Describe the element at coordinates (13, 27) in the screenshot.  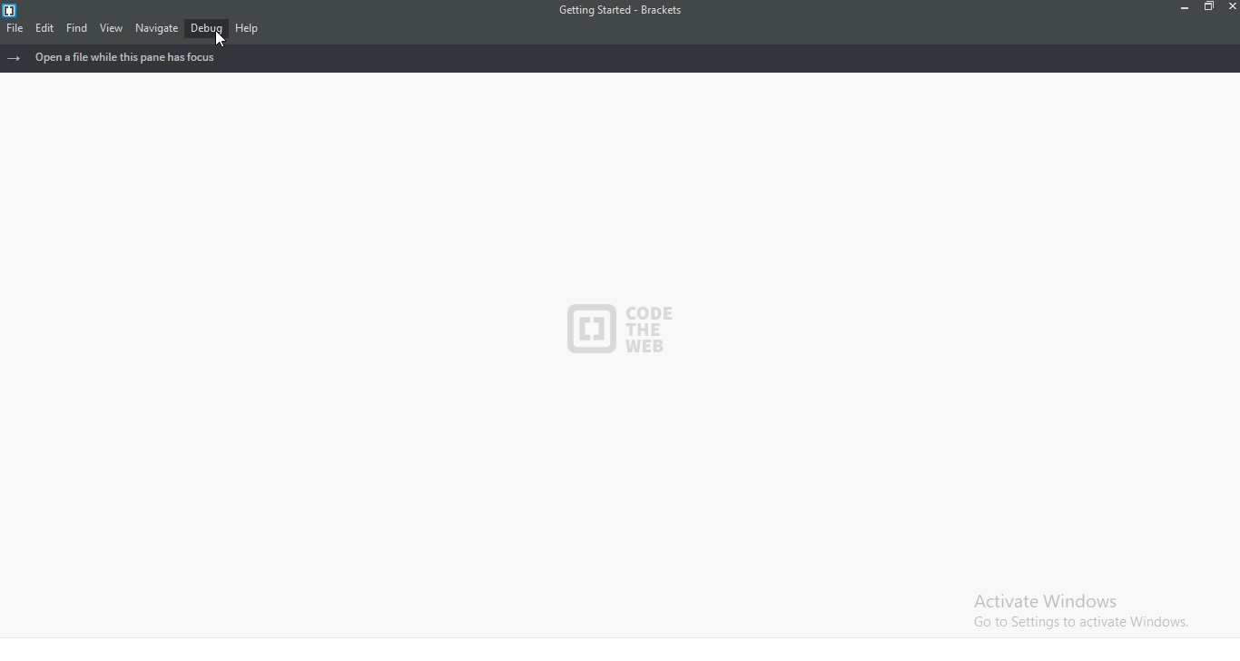
I see `file` at that location.